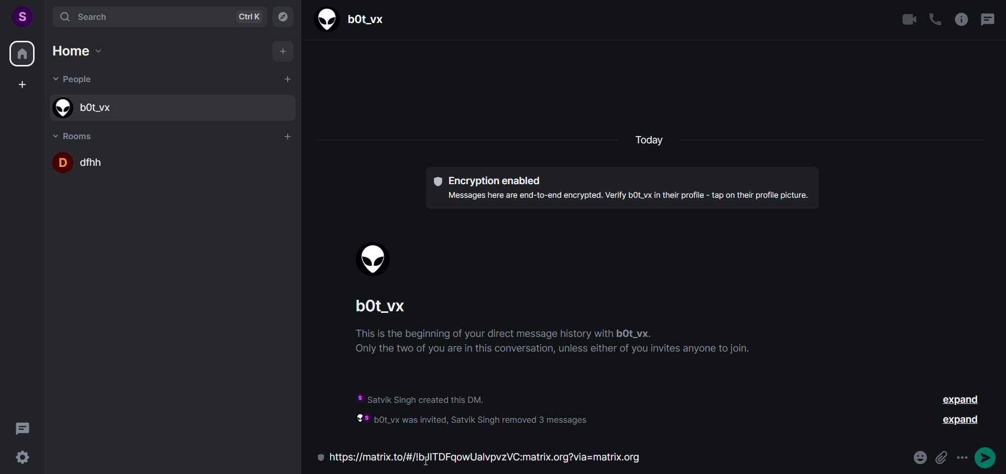 Image resolution: width=1006 pixels, height=474 pixels. What do you see at coordinates (76, 81) in the screenshot?
I see `people` at bounding box center [76, 81].